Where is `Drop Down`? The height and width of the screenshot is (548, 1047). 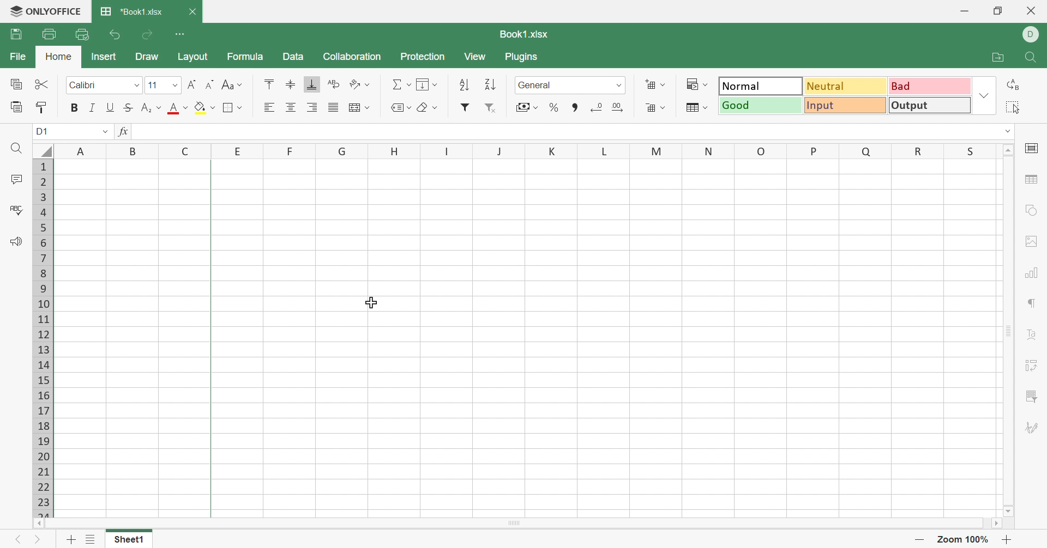
Drop Down is located at coordinates (435, 84).